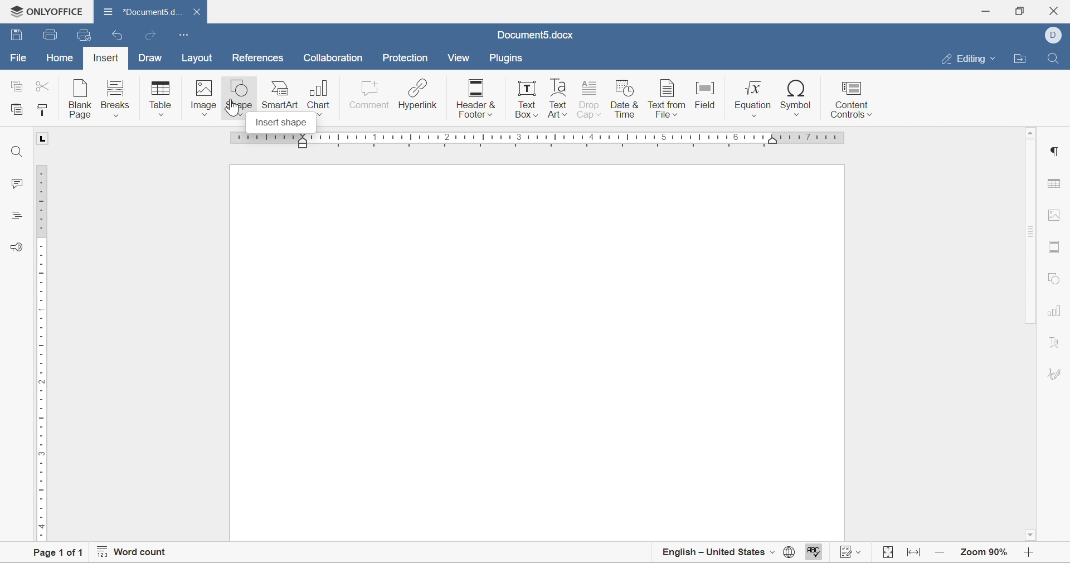 The image size is (1070, 563). What do you see at coordinates (533, 34) in the screenshot?
I see `document5.docx` at bounding box center [533, 34].